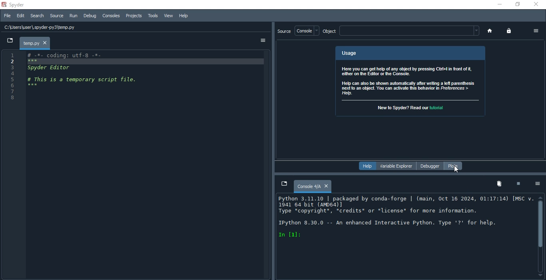 This screenshot has height=280, width=546. What do you see at coordinates (184, 16) in the screenshot?
I see `Help` at bounding box center [184, 16].